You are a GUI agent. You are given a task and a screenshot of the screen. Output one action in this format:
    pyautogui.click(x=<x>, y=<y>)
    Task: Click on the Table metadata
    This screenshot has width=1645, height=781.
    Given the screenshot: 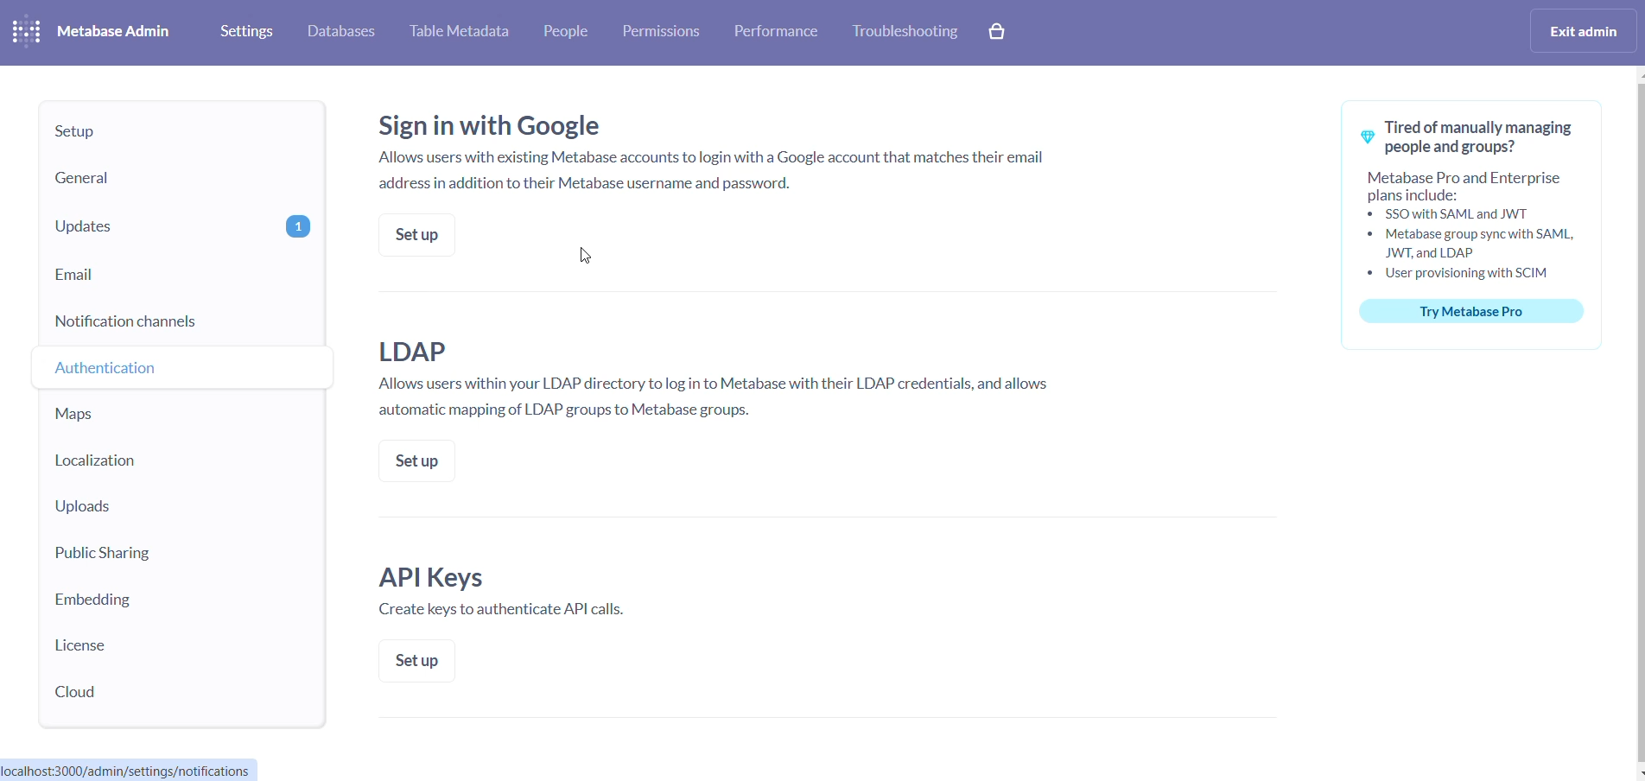 What is the action you would take?
    pyautogui.click(x=460, y=34)
    